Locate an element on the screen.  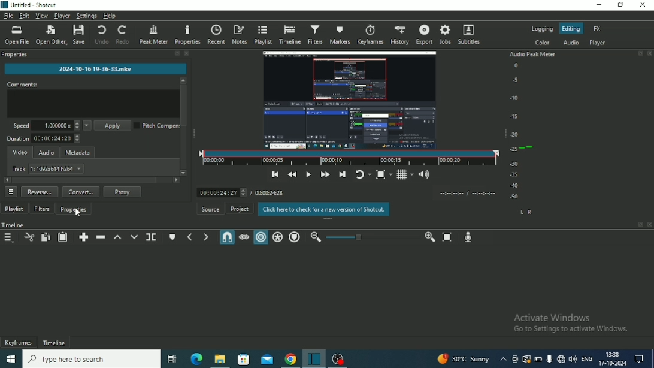
Export is located at coordinates (424, 34).